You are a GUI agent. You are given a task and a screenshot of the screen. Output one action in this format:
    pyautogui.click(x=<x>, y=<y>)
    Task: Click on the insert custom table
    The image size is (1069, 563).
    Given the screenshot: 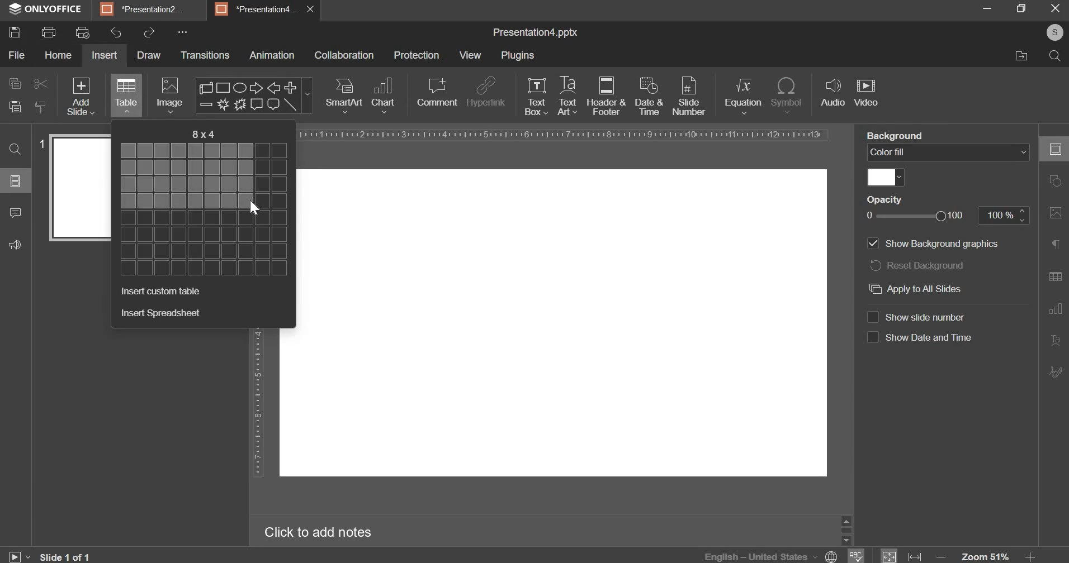 What is the action you would take?
    pyautogui.click(x=162, y=291)
    